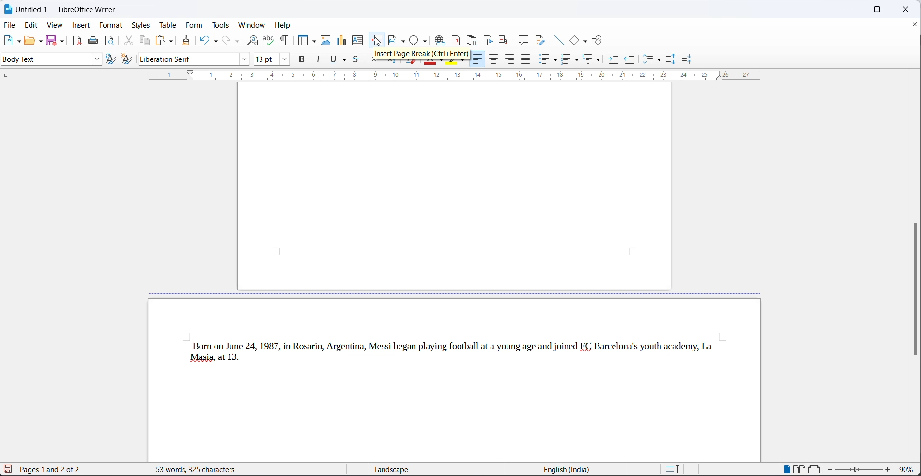 Image resolution: width=921 pixels, height=476 pixels. Describe the element at coordinates (39, 42) in the screenshot. I see `open options` at that location.